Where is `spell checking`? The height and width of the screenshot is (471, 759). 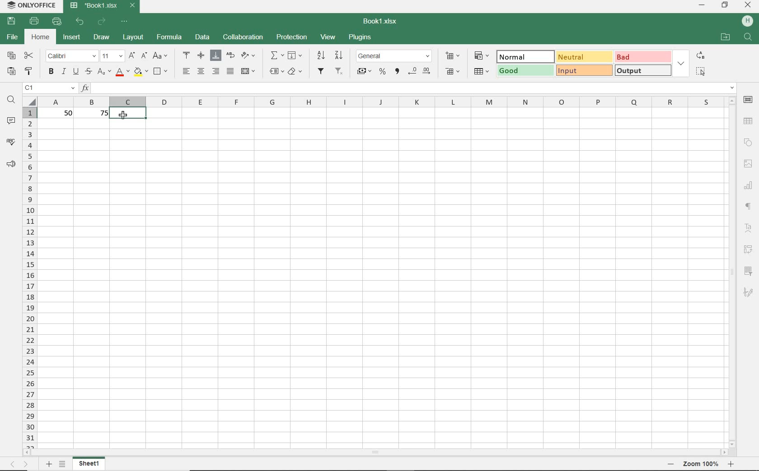
spell checking is located at coordinates (11, 142).